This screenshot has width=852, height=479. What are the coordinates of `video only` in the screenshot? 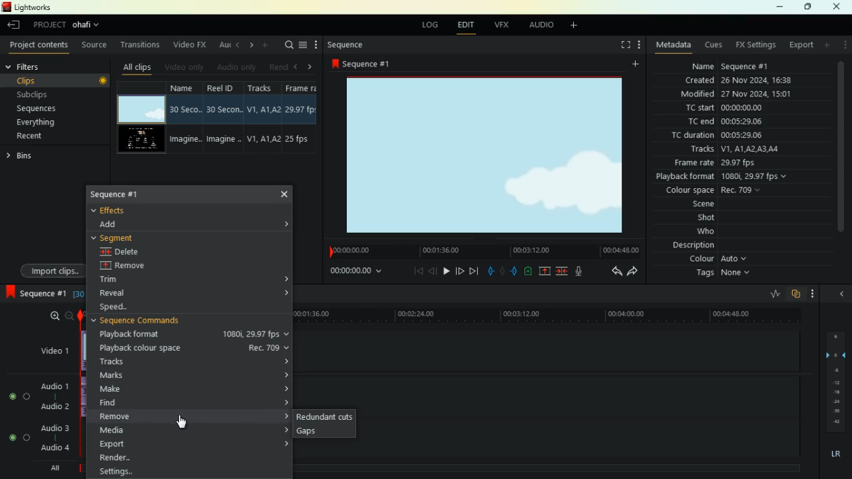 It's located at (185, 67).